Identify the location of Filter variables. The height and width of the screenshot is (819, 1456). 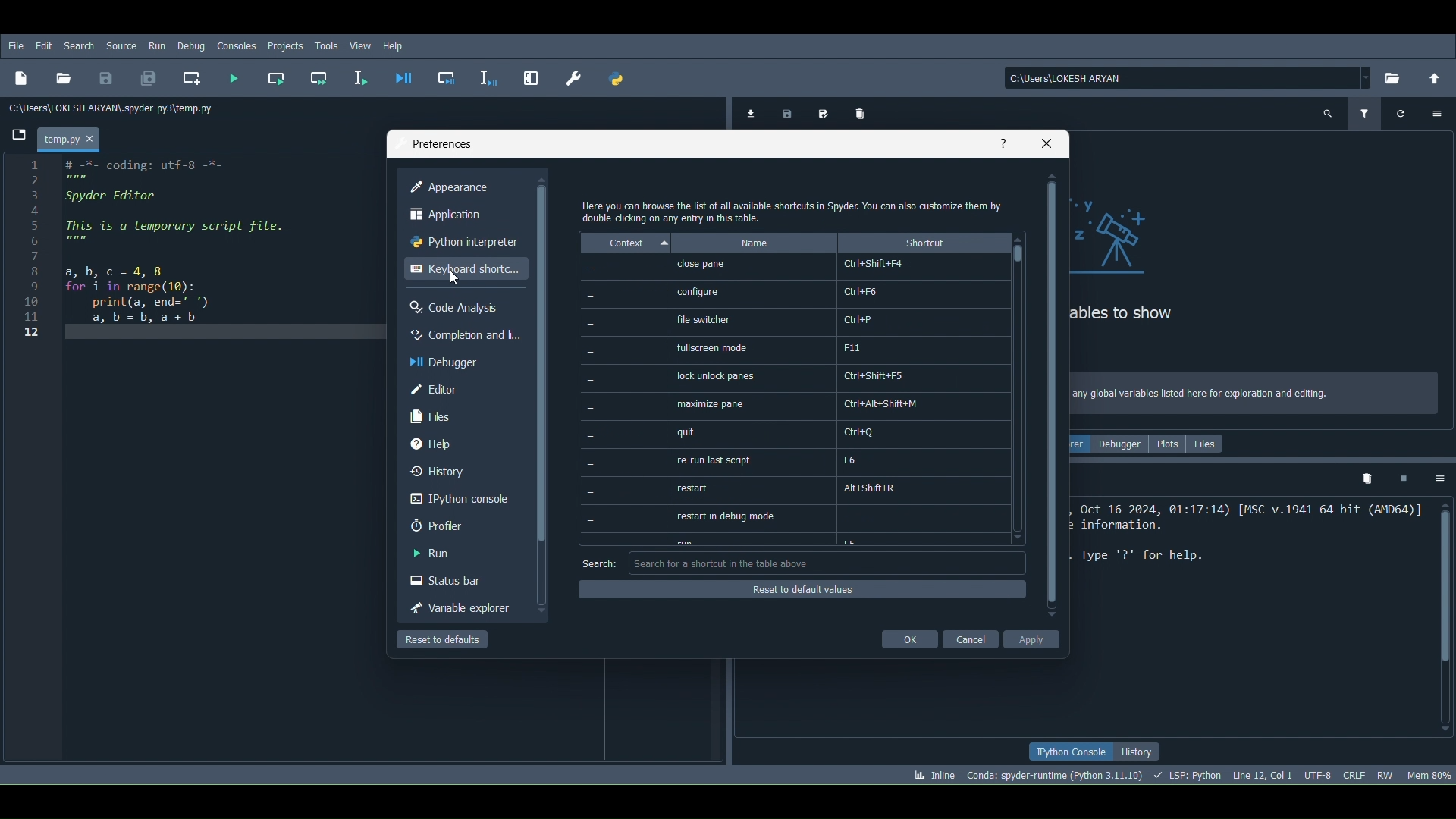
(1367, 111).